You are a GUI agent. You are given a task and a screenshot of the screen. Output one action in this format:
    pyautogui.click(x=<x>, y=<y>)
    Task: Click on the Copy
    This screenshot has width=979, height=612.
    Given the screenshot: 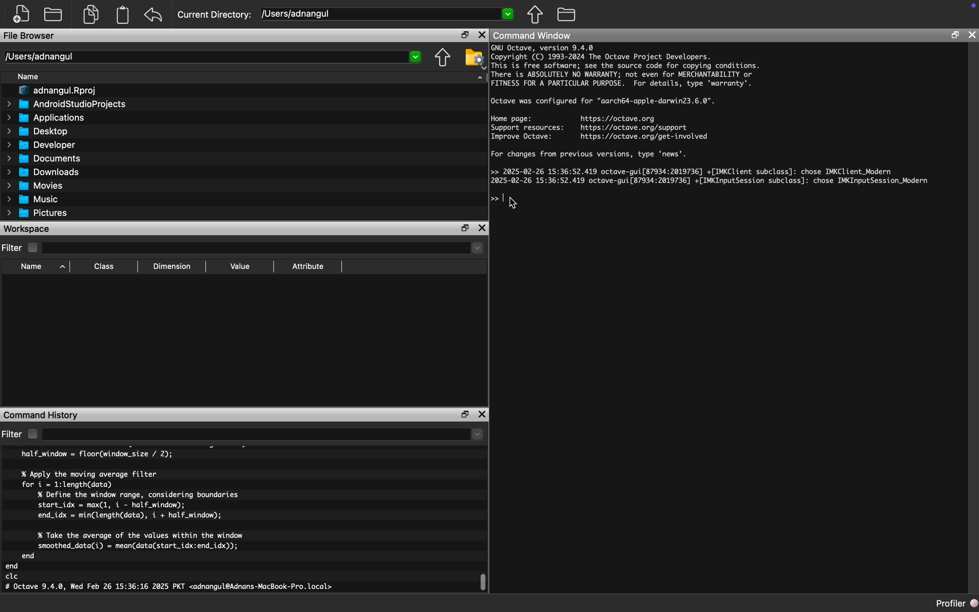 What is the action you would take?
    pyautogui.click(x=91, y=15)
    